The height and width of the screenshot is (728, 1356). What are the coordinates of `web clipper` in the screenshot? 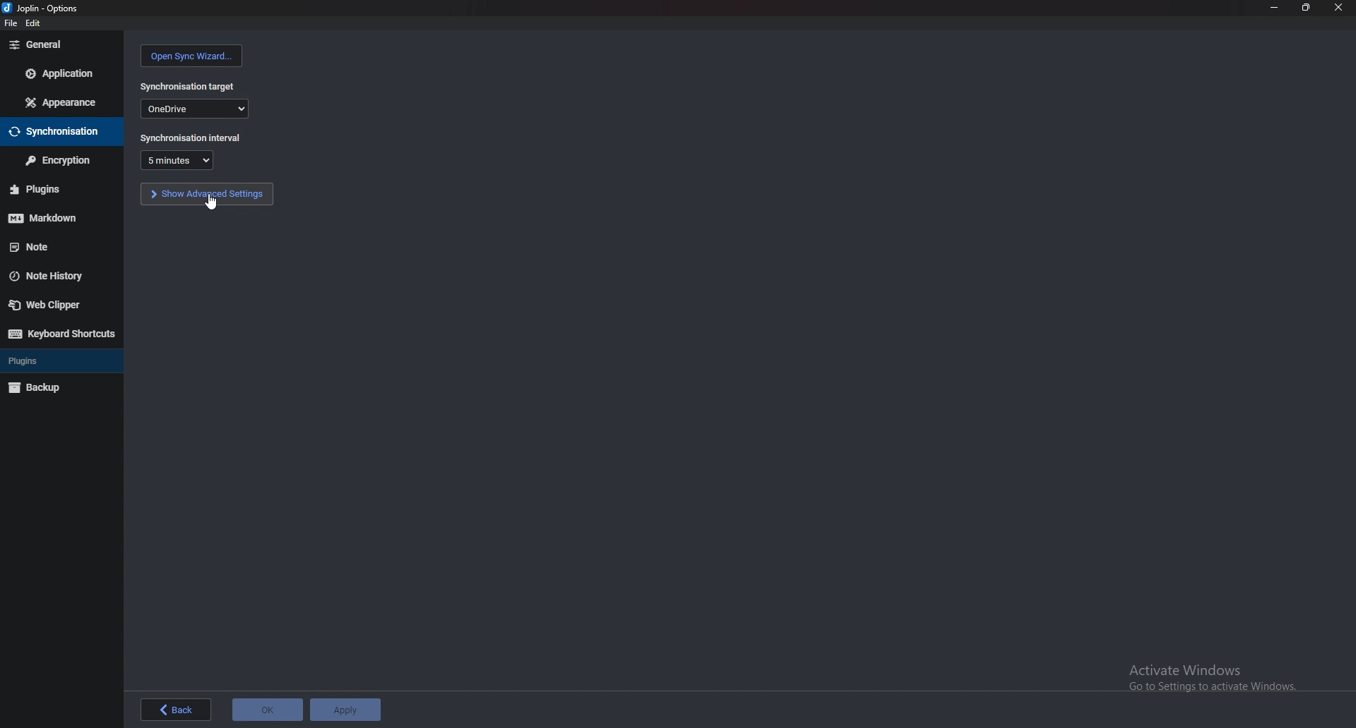 It's located at (53, 305).